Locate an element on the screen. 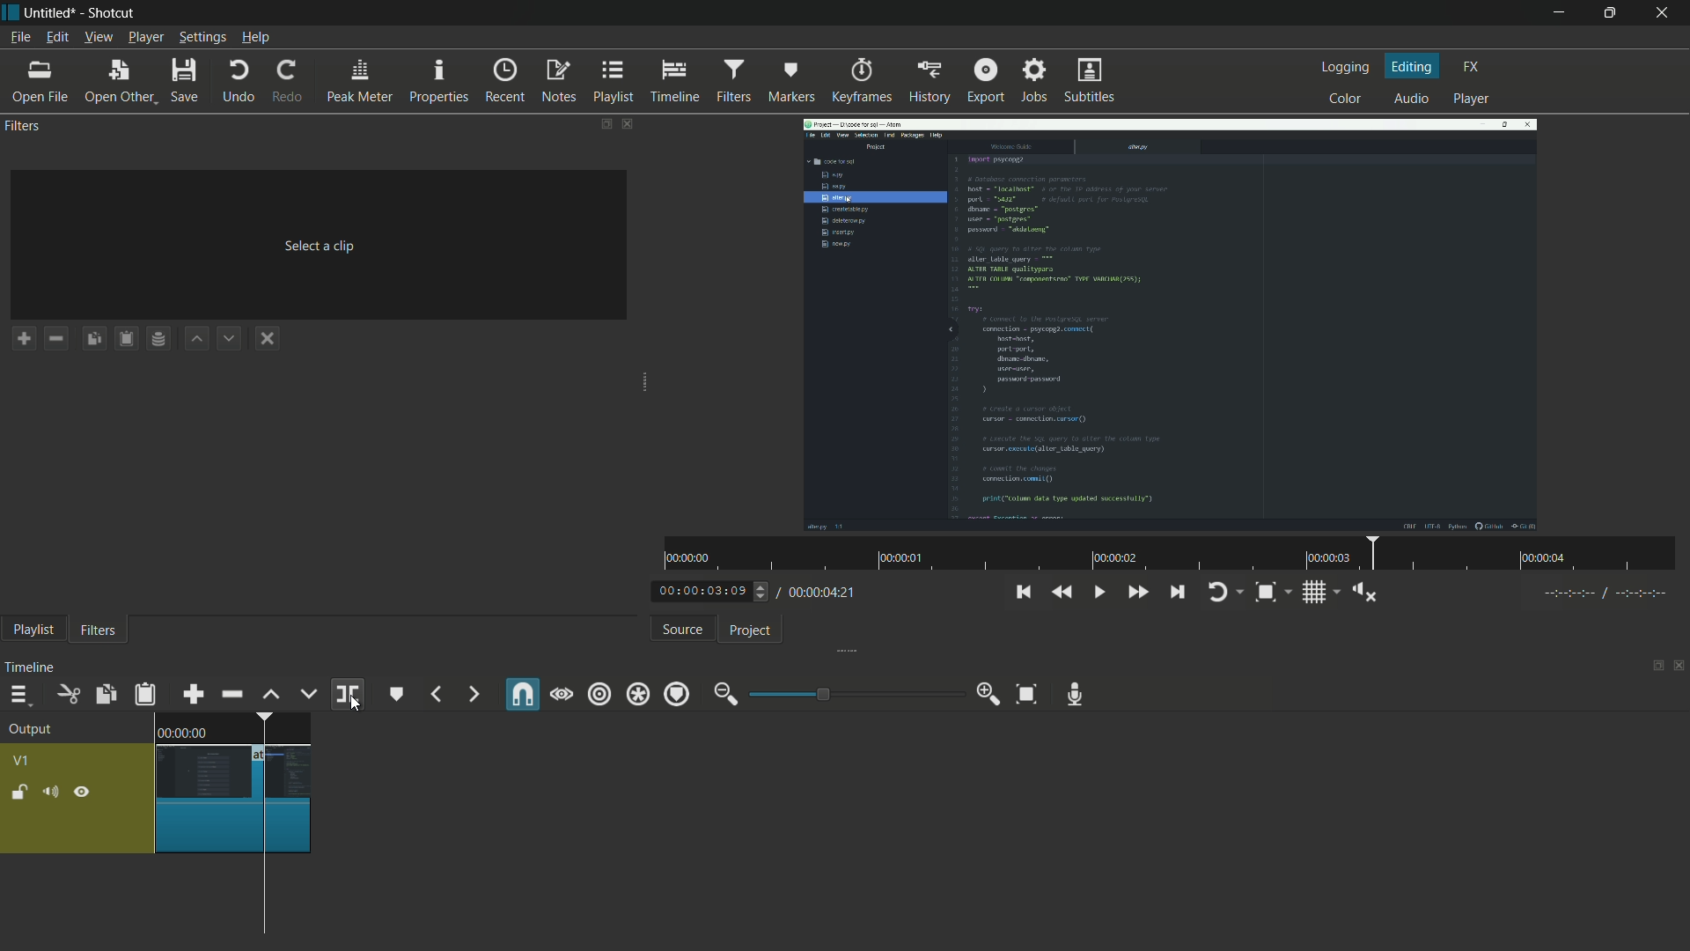 The height and width of the screenshot is (951, 1690). paste is located at coordinates (146, 694).